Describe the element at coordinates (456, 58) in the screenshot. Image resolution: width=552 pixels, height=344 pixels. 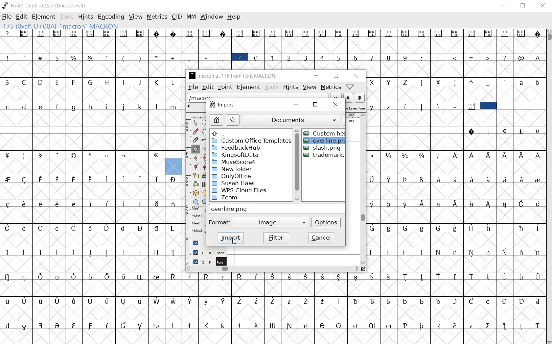
I see `<` at that location.